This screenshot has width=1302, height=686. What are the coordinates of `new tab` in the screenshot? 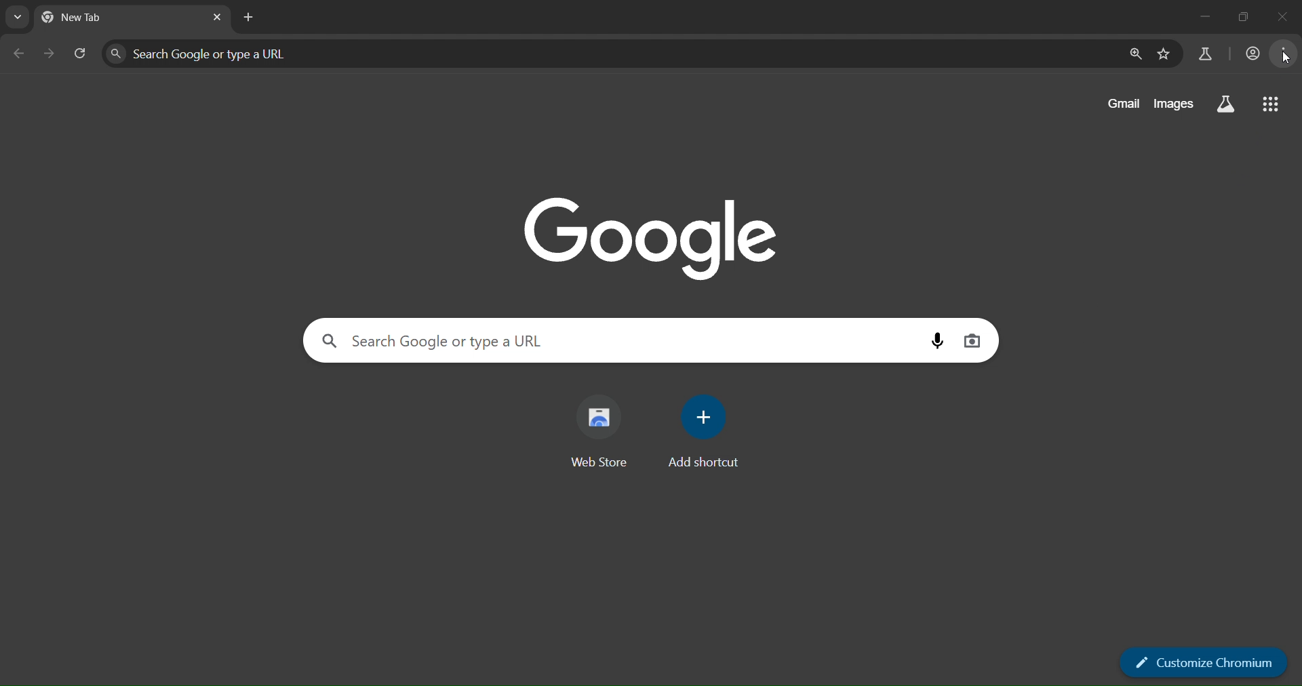 It's located at (248, 18).